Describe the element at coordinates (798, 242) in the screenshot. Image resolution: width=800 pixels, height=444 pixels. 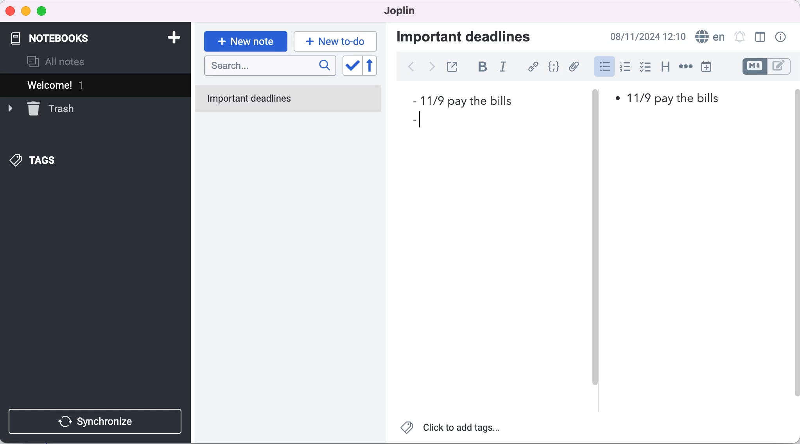
I see `Scrollbar` at that location.